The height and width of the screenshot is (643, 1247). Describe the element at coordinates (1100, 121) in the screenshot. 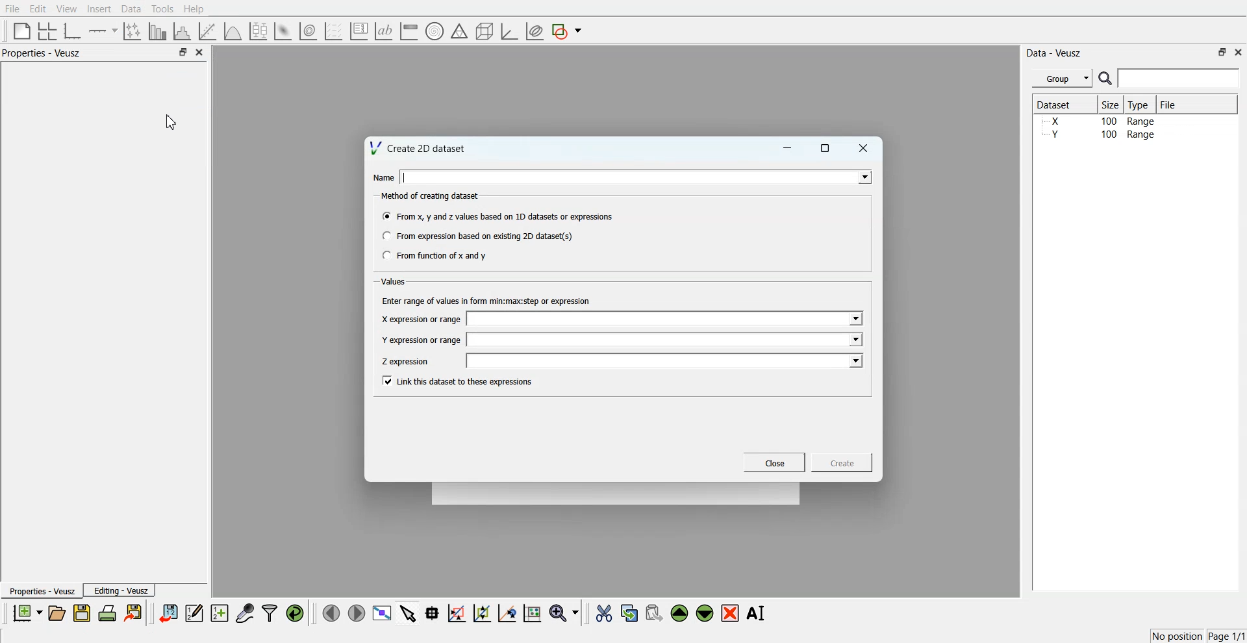

I see `X 100 Range` at that location.